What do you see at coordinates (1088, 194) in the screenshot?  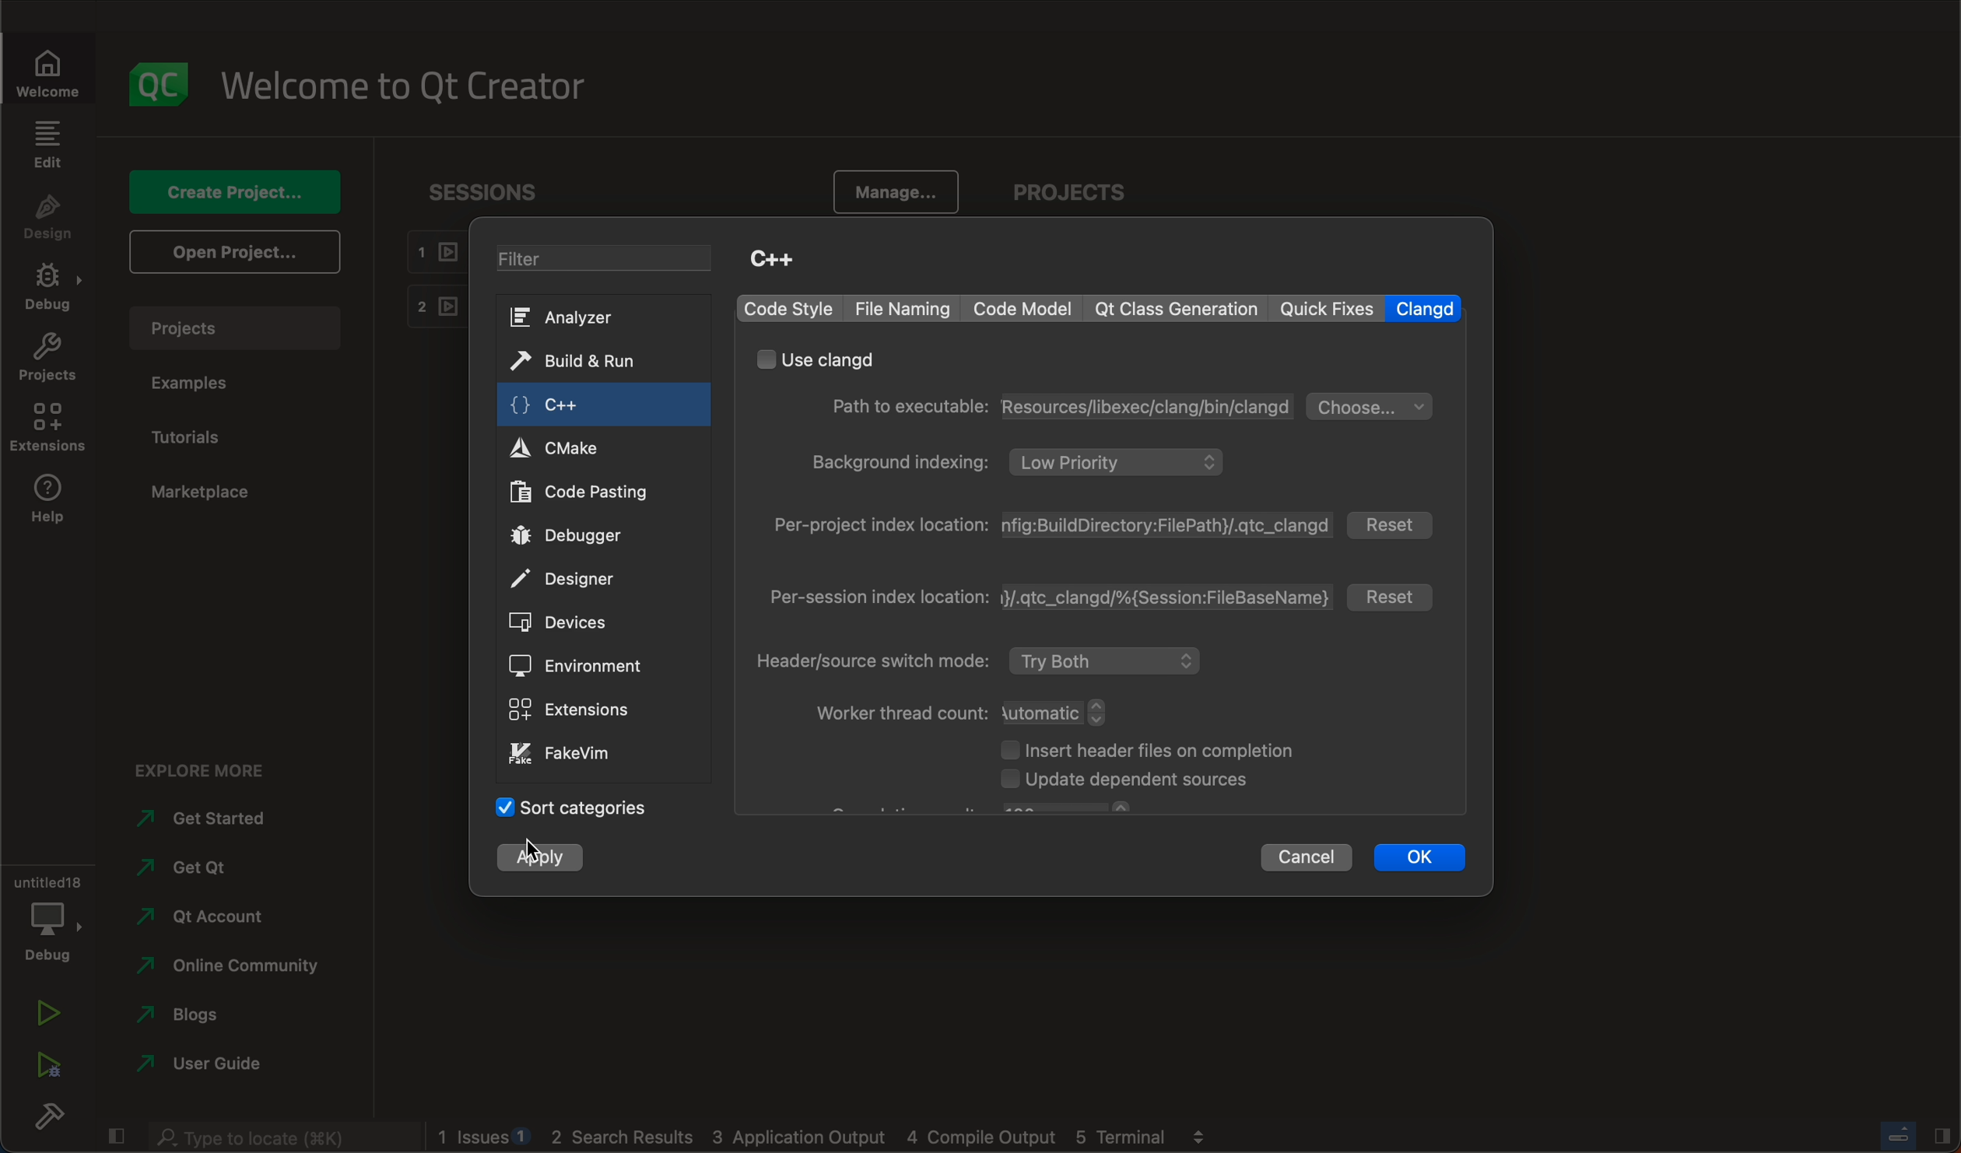 I see `projects` at bounding box center [1088, 194].